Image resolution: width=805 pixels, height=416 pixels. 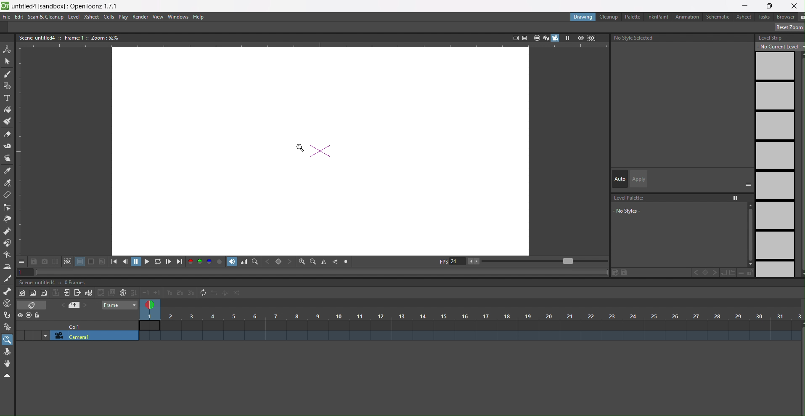 I want to click on set key, so click(x=279, y=261).